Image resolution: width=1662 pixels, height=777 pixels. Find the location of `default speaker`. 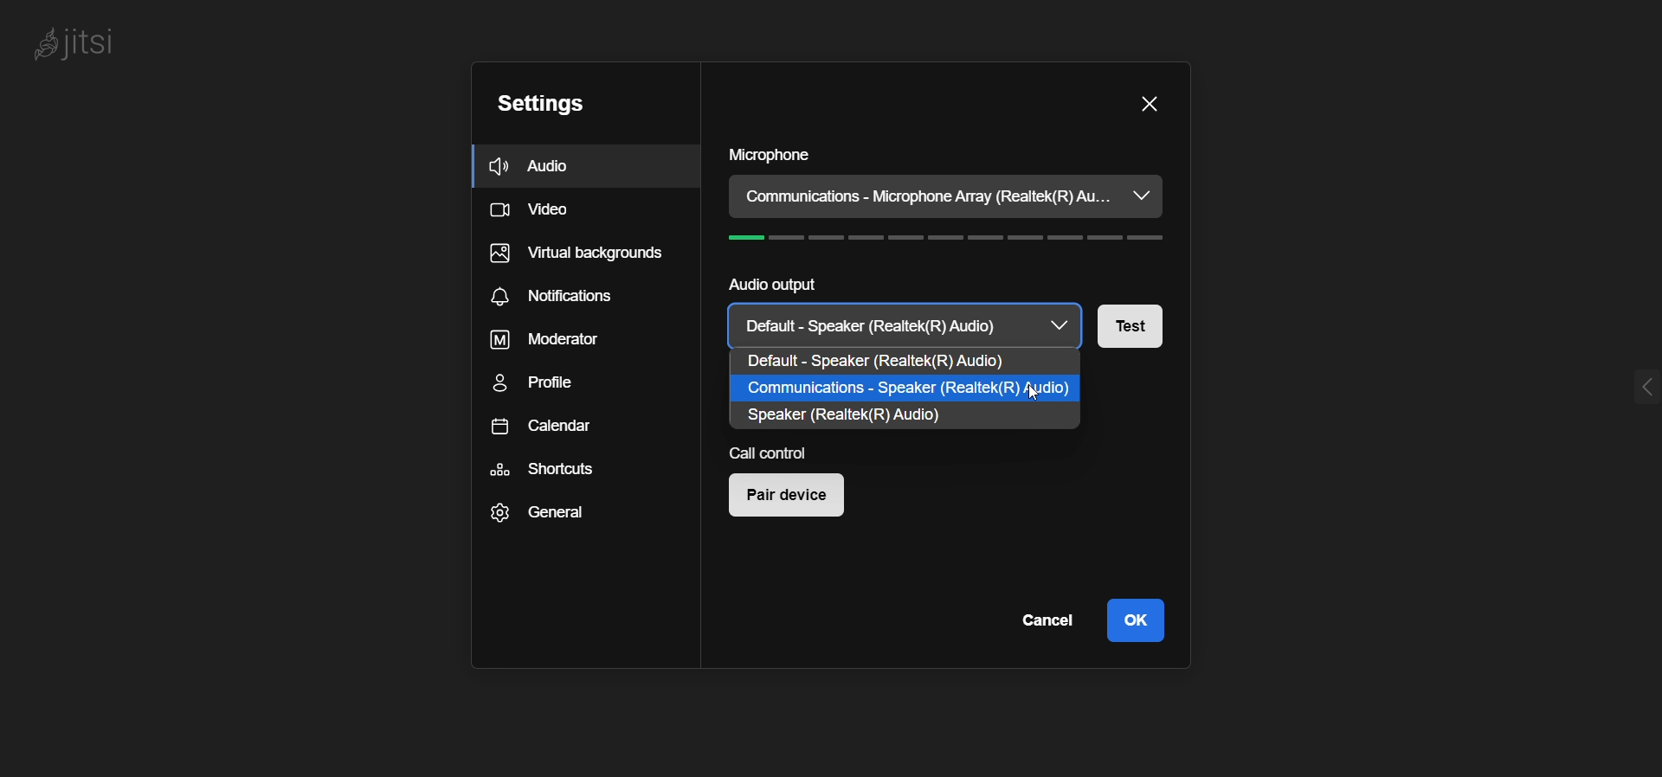

default speaker is located at coordinates (905, 363).